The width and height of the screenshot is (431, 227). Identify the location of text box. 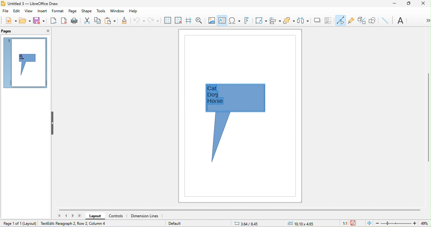
(222, 21).